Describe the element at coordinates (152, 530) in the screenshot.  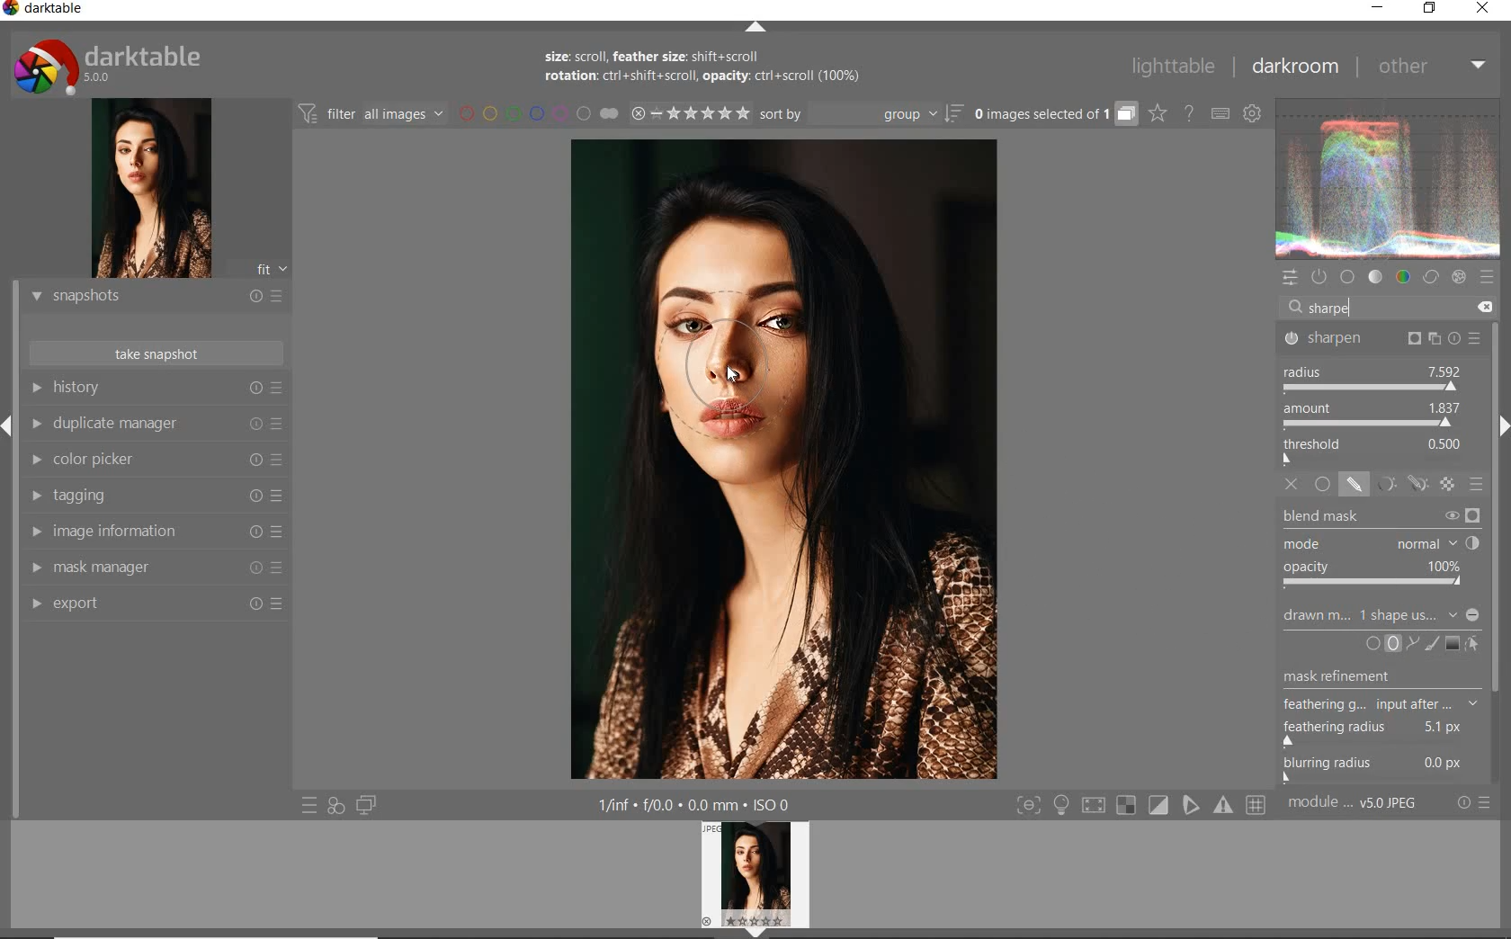
I see `IMAGE INFORMATION` at that location.